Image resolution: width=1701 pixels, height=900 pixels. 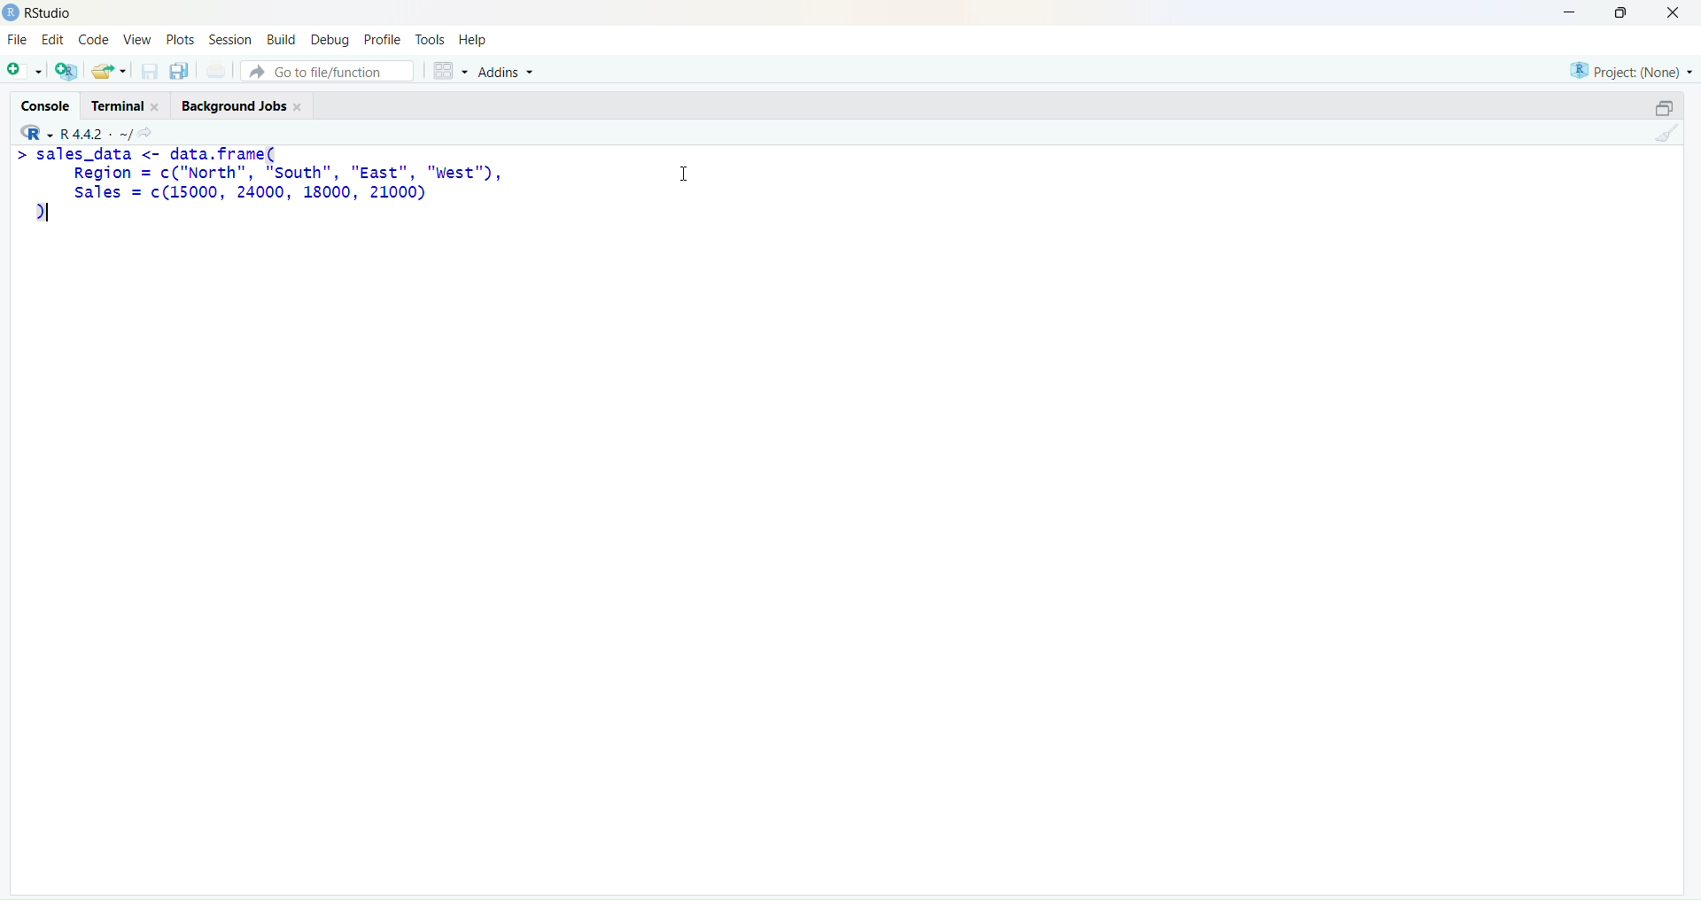 What do you see at coordinates (383, 41) in the screenshot?
I see `Profile` at bounding box center [383, 41].